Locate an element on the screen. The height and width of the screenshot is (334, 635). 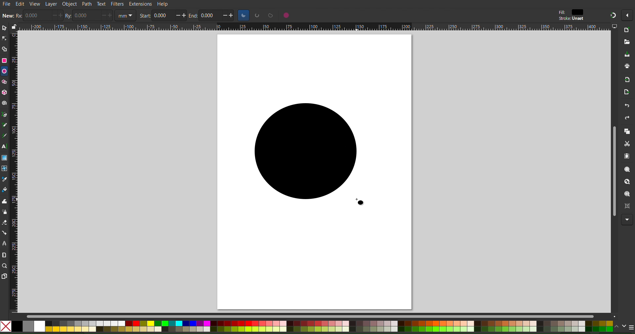
3D Box Tool is located at coordinates (4, 92).